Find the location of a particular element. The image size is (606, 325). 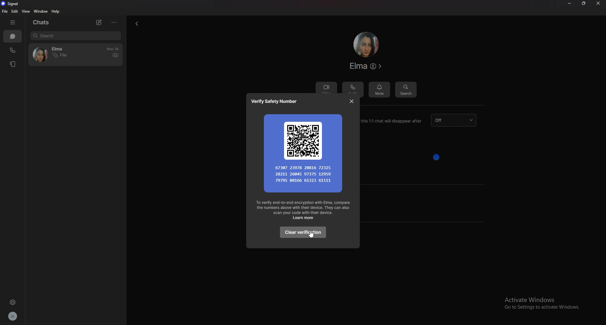

close is located at coordinates (598, 3).